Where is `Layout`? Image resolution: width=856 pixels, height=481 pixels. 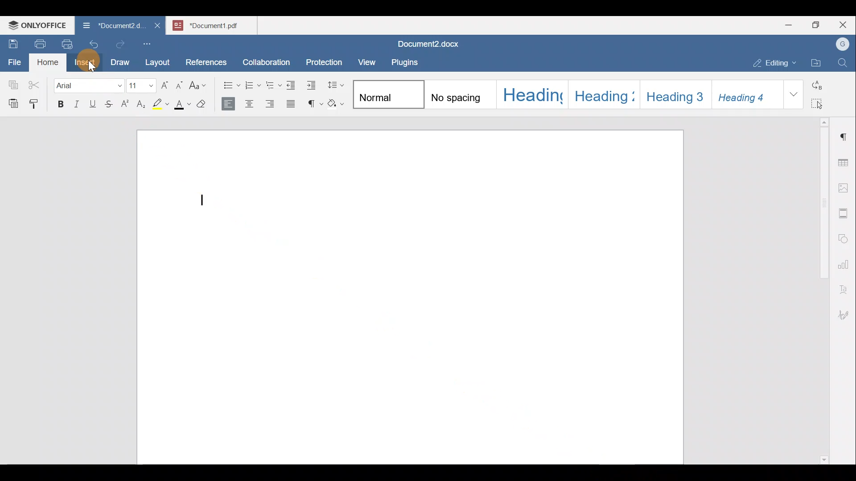 Layout is located at coordinates (160, 61).